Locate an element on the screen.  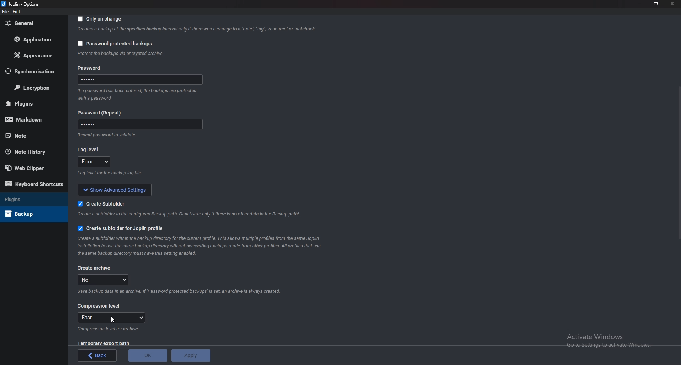
Password is located at coordinates (139, 81).